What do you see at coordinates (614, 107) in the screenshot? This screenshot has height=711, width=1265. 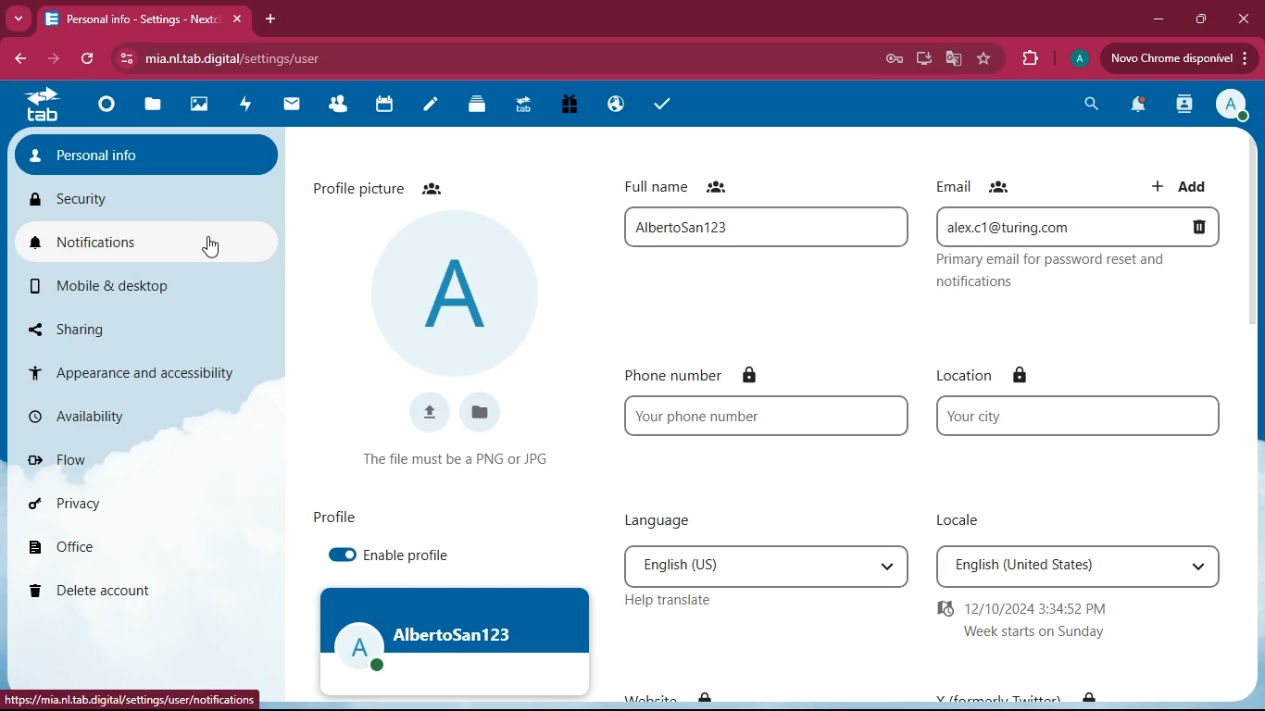 I see `public` at bounding box center [614, 107].